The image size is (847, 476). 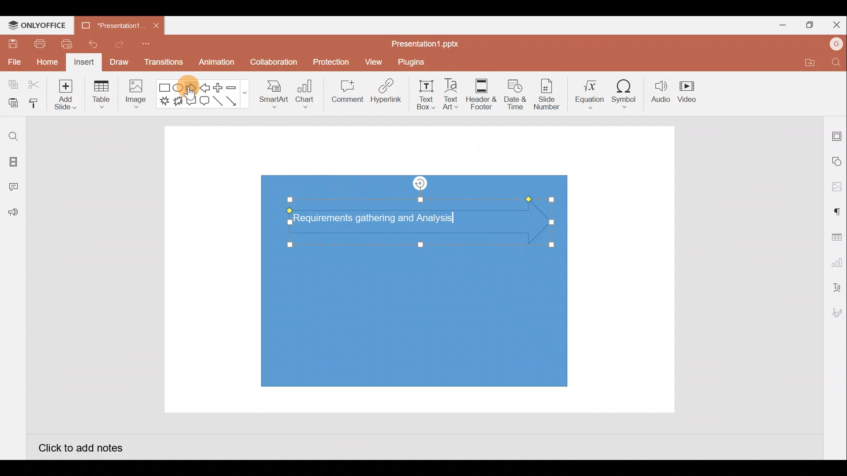 I want to click on File, so click(x=13, y=60).